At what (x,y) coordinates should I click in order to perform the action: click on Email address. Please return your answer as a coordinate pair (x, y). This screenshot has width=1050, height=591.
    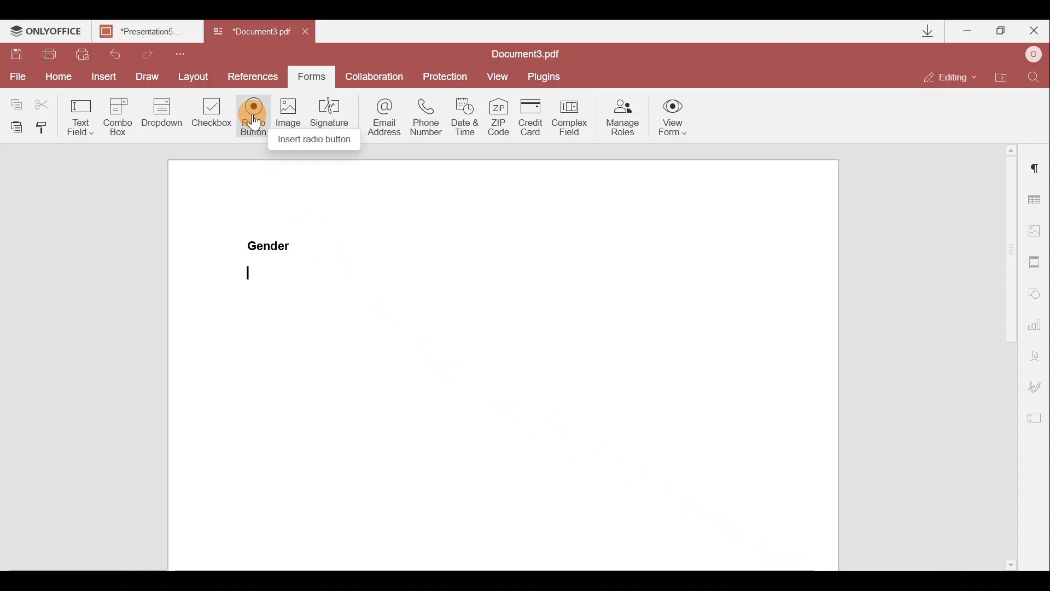
    Looking at the image, I should click on (383, 118).